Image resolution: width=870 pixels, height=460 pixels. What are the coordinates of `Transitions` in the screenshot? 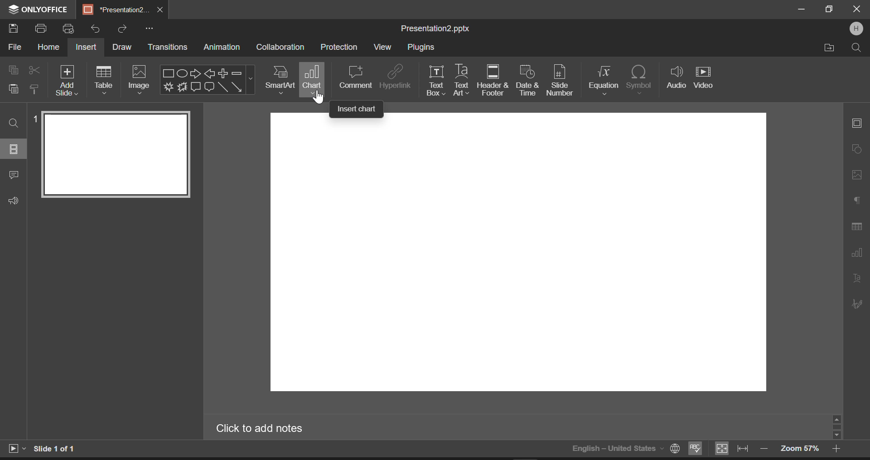 It's located at (169, 47).